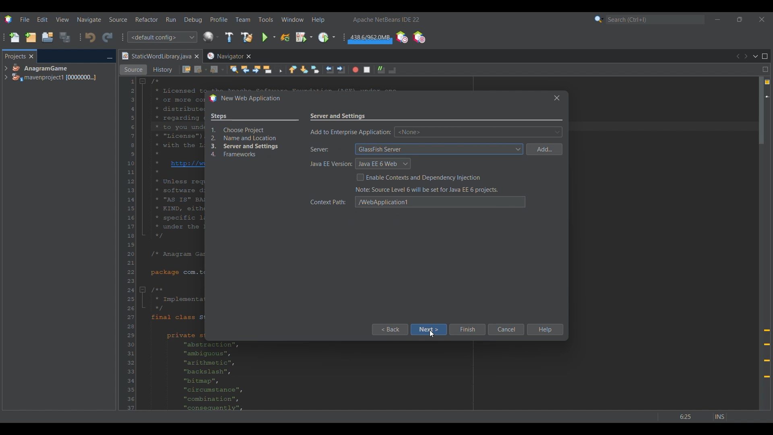 Image resolution: width=773 pixels, height=435 pixels. Describe the element at coordinates (55, 72) in the screenshot. I see `Project options` at that location.